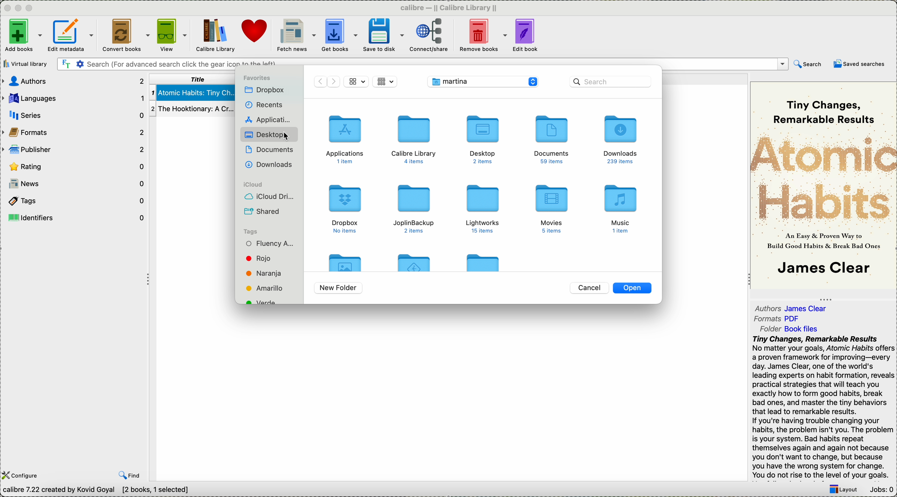 The height and width of the screenshot is (497, 897). Describe the element at coordinates (414, 209) in the screenshot. I see `Joplin backup` at that location.